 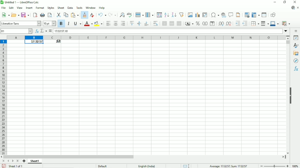 I want to click on Font style, so click(x=21, y=23).